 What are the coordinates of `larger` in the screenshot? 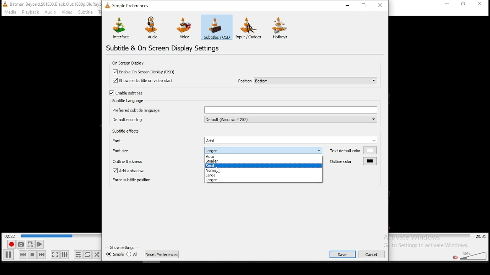 It's located at (263, 180).